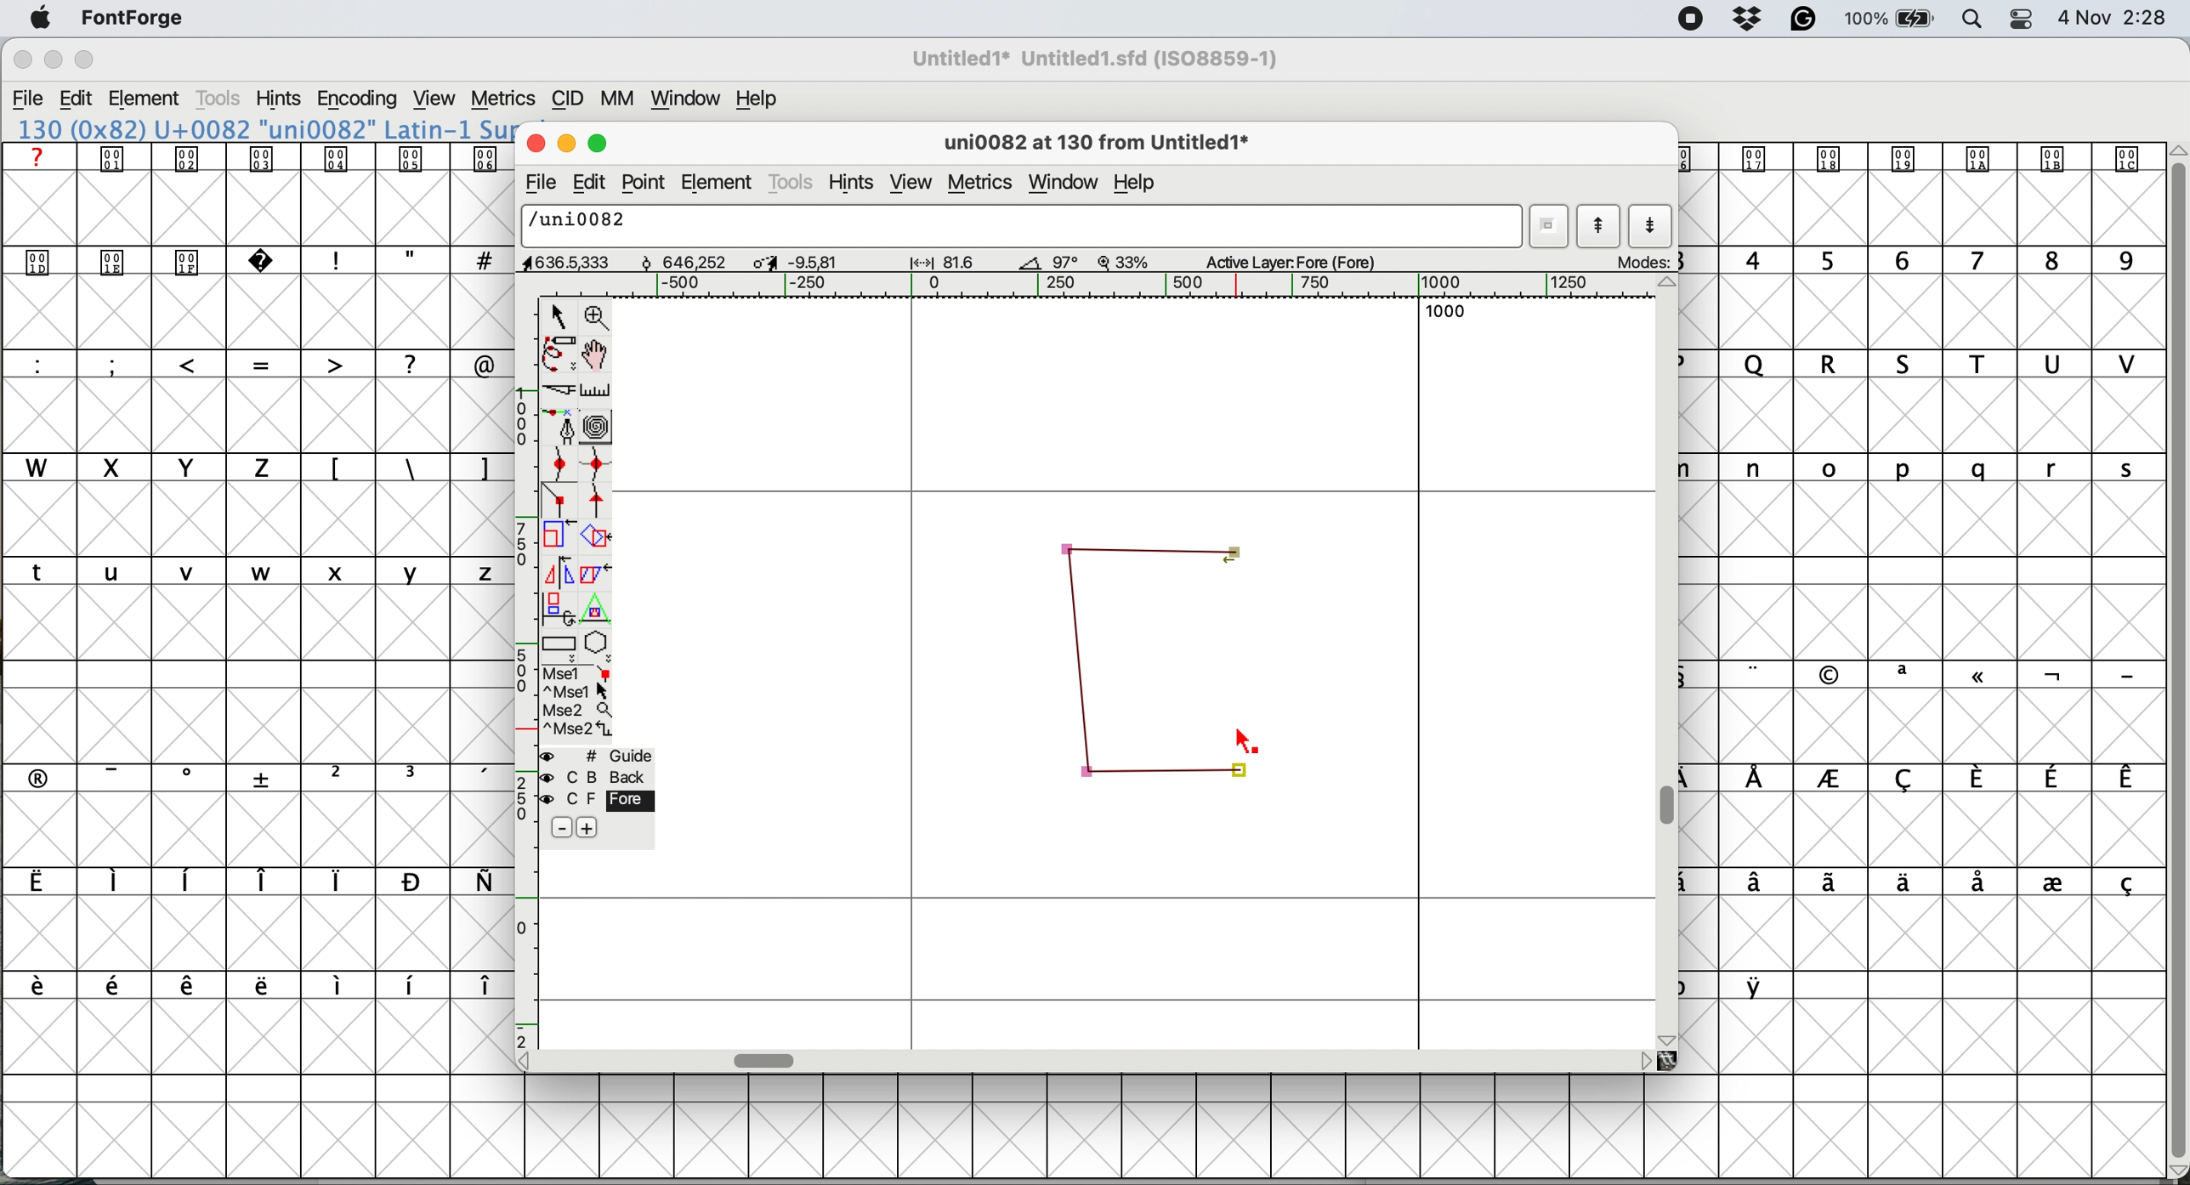 The image size is (2190, 1185). I want to click on uppercase letters, so click(150, 467).